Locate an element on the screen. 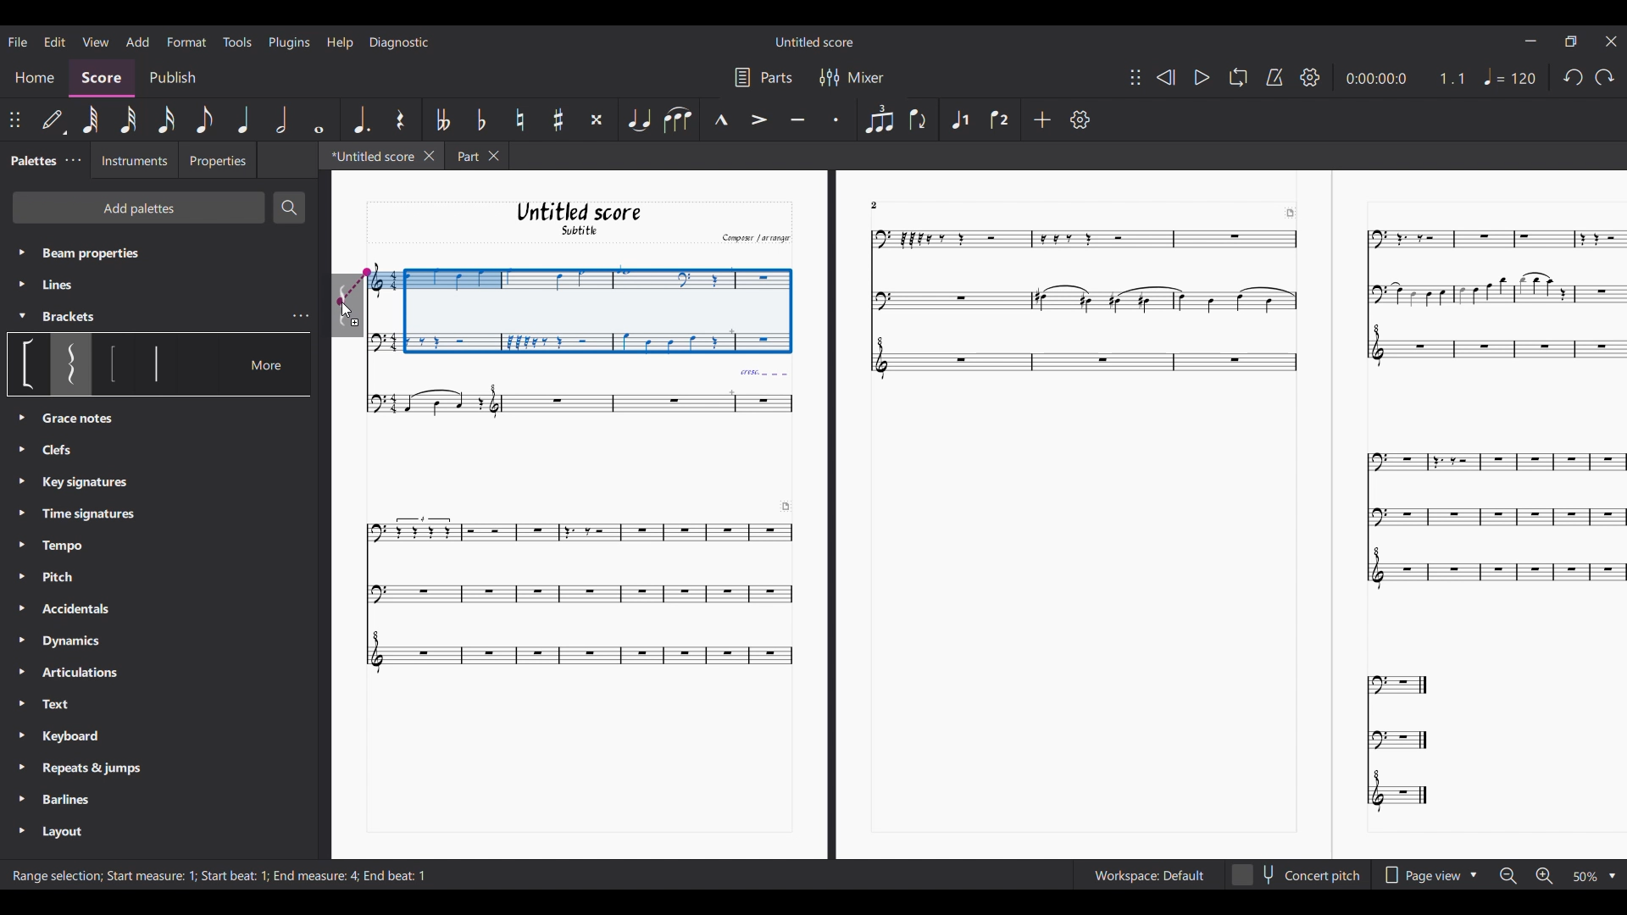 Image resolution: width=1627 pixels, height=915 pixels. Score  is located at coordinates (103, 80).